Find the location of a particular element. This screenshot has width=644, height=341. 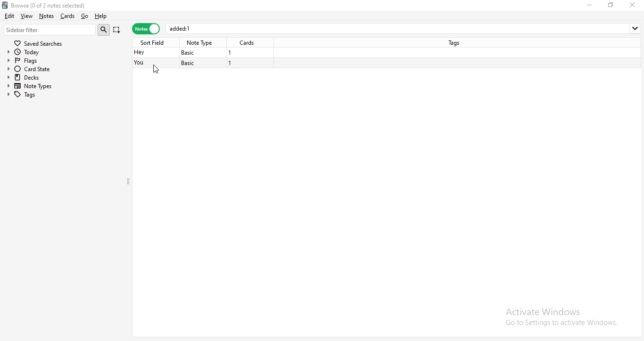

edit is located at coordinates (9, 15).